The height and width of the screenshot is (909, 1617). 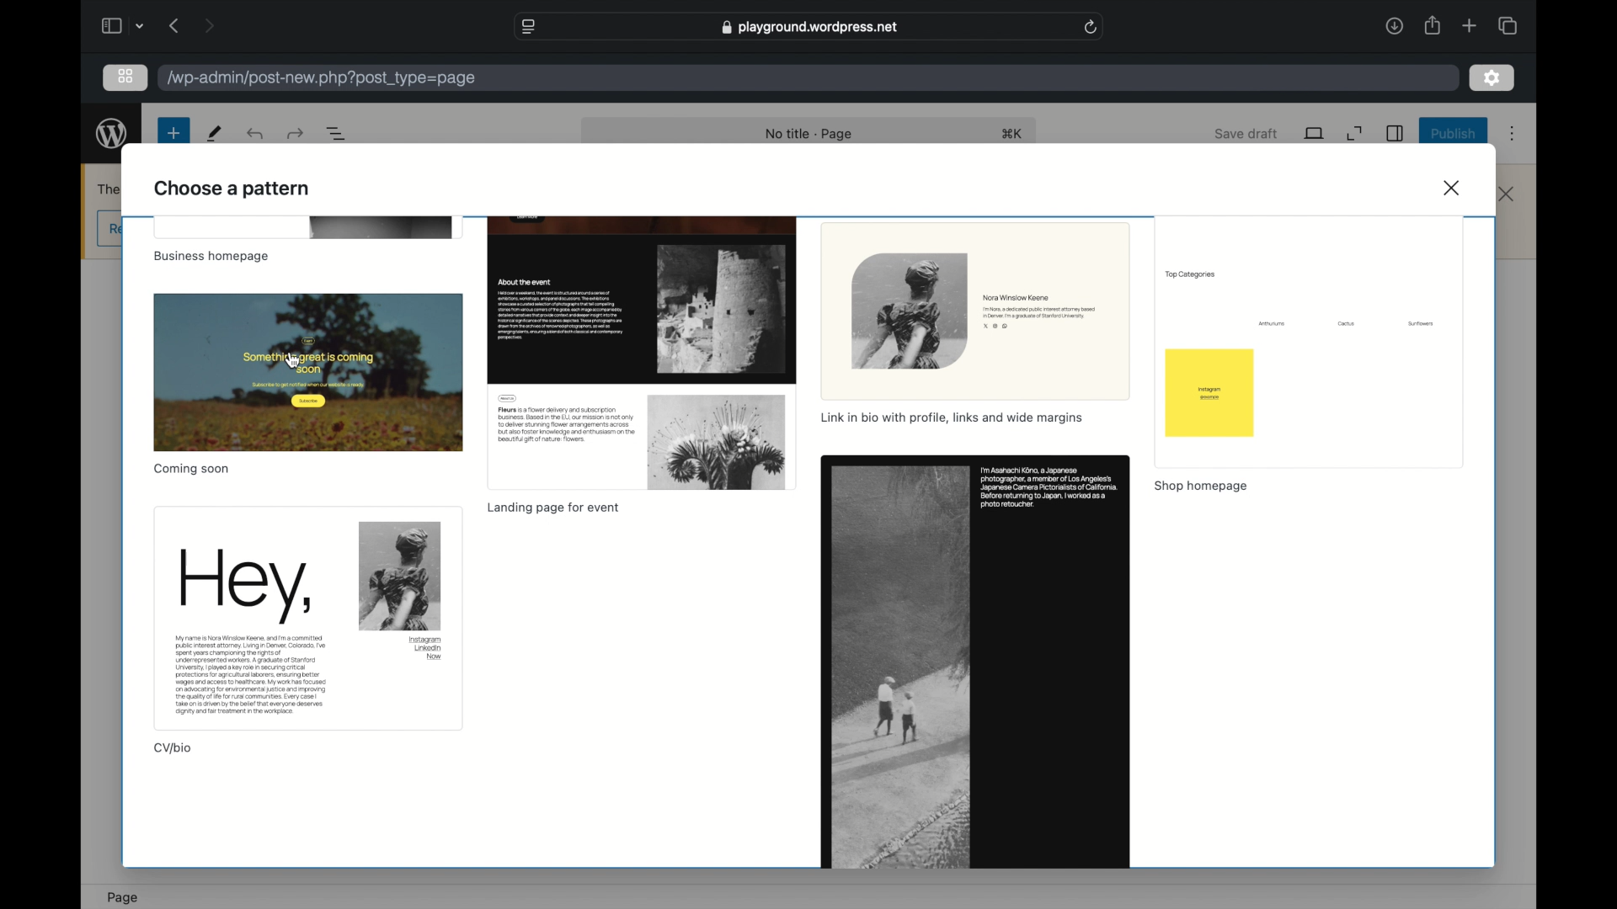 What do you see at coordinates (1394, 25) in the screenshot?
I see `downloads` at bounding box center [1394, 25].